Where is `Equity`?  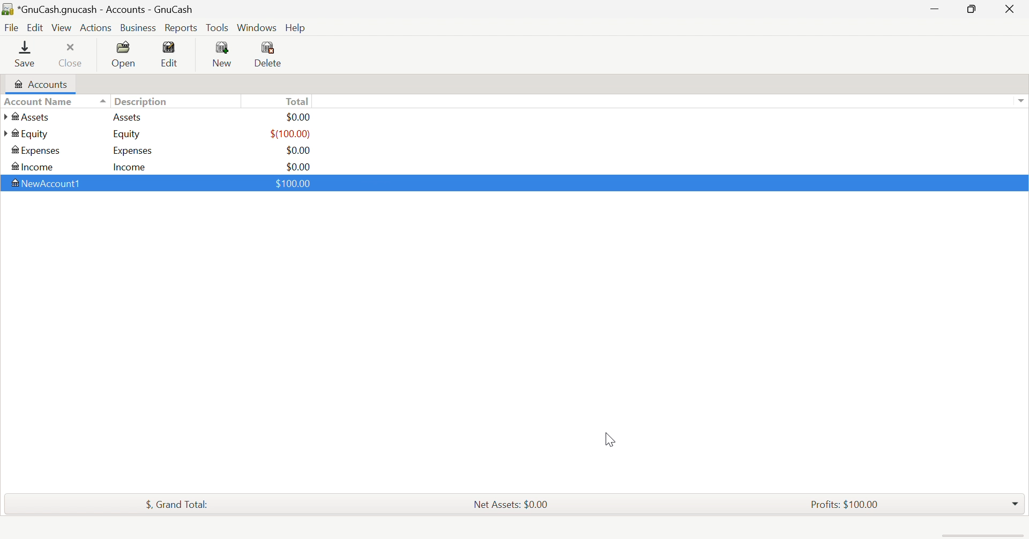 Equity is located at coordinates (128, 134).